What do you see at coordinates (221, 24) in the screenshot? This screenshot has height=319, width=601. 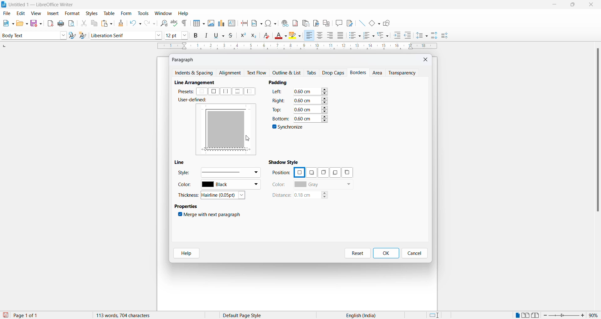 I see `insert chart` at bounding box center [221, 24].